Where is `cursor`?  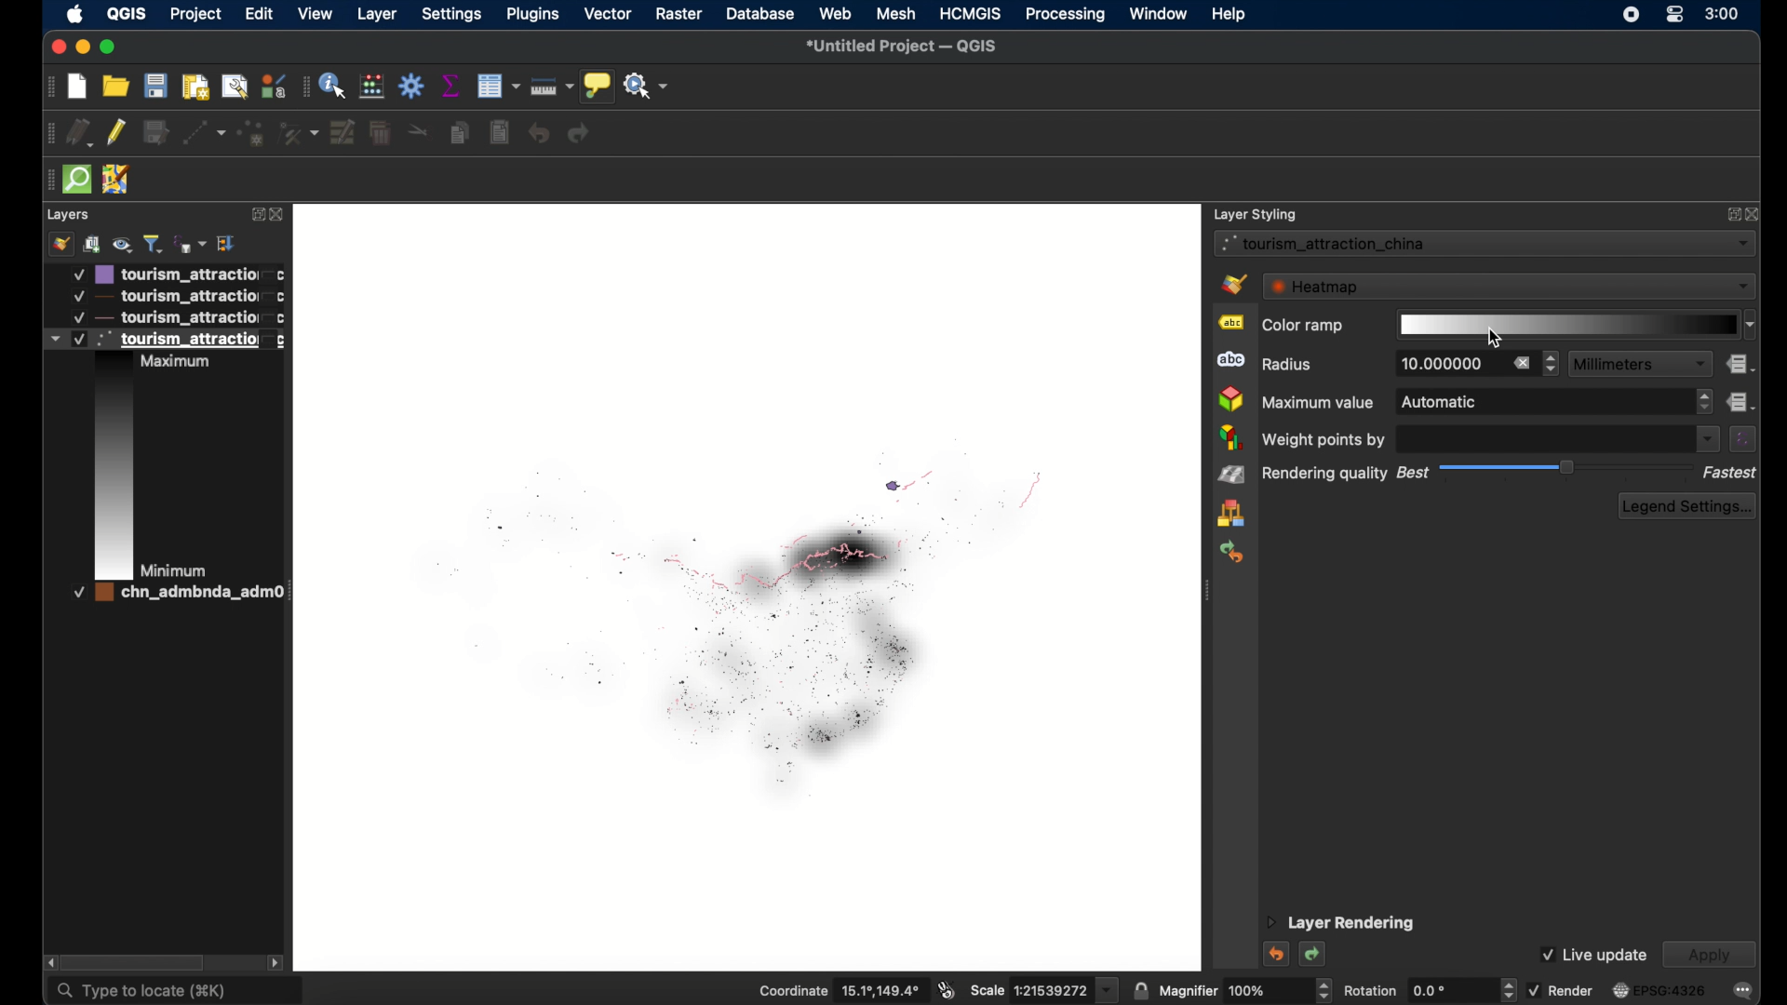
cursor is located at coordinates (1501, 339).